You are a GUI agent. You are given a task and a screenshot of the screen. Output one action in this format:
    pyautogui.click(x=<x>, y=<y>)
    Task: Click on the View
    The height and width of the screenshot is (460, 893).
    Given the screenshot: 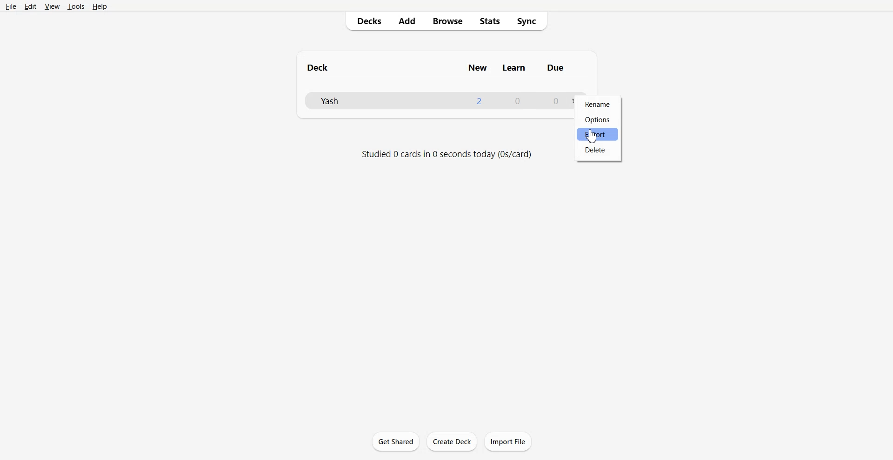 What is the action you would take?
    pyautogui.click(x=52, y=7)
    